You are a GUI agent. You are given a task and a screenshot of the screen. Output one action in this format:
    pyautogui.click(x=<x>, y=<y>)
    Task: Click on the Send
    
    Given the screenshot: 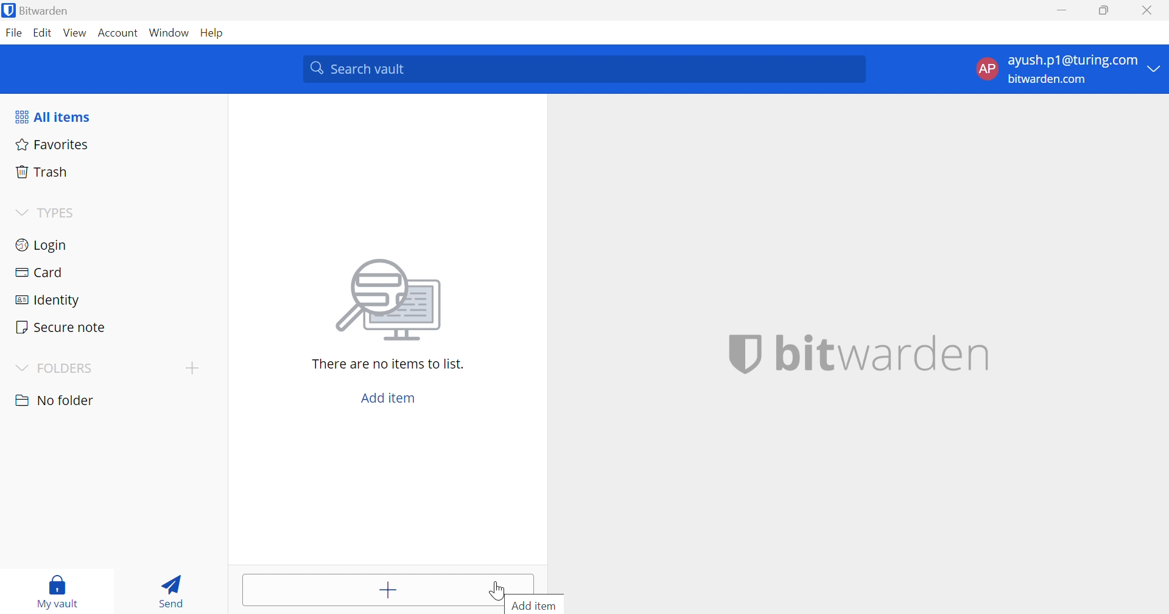 What is the action you would take?
    pyautogui.click(x=174, y=590)
    